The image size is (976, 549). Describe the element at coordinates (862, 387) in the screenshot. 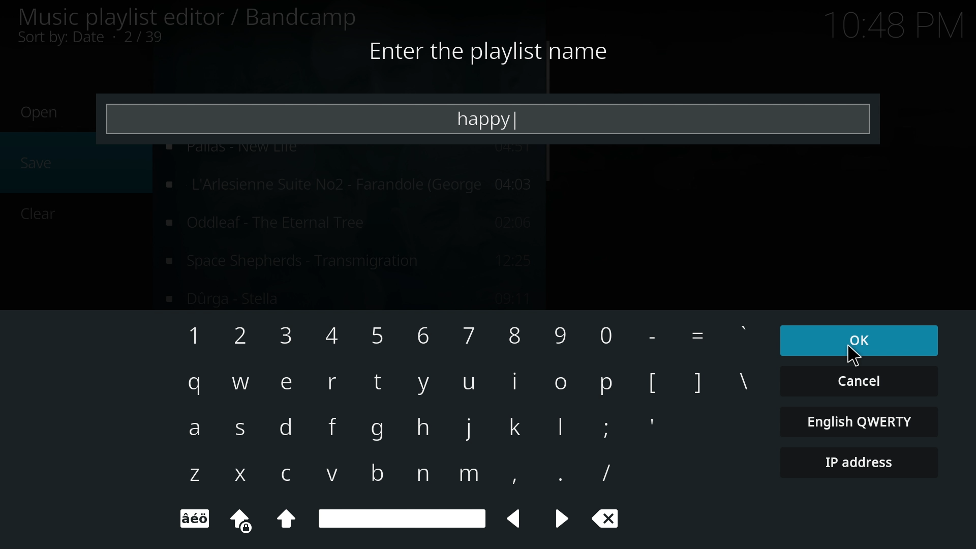

I see `cancel` at that location.